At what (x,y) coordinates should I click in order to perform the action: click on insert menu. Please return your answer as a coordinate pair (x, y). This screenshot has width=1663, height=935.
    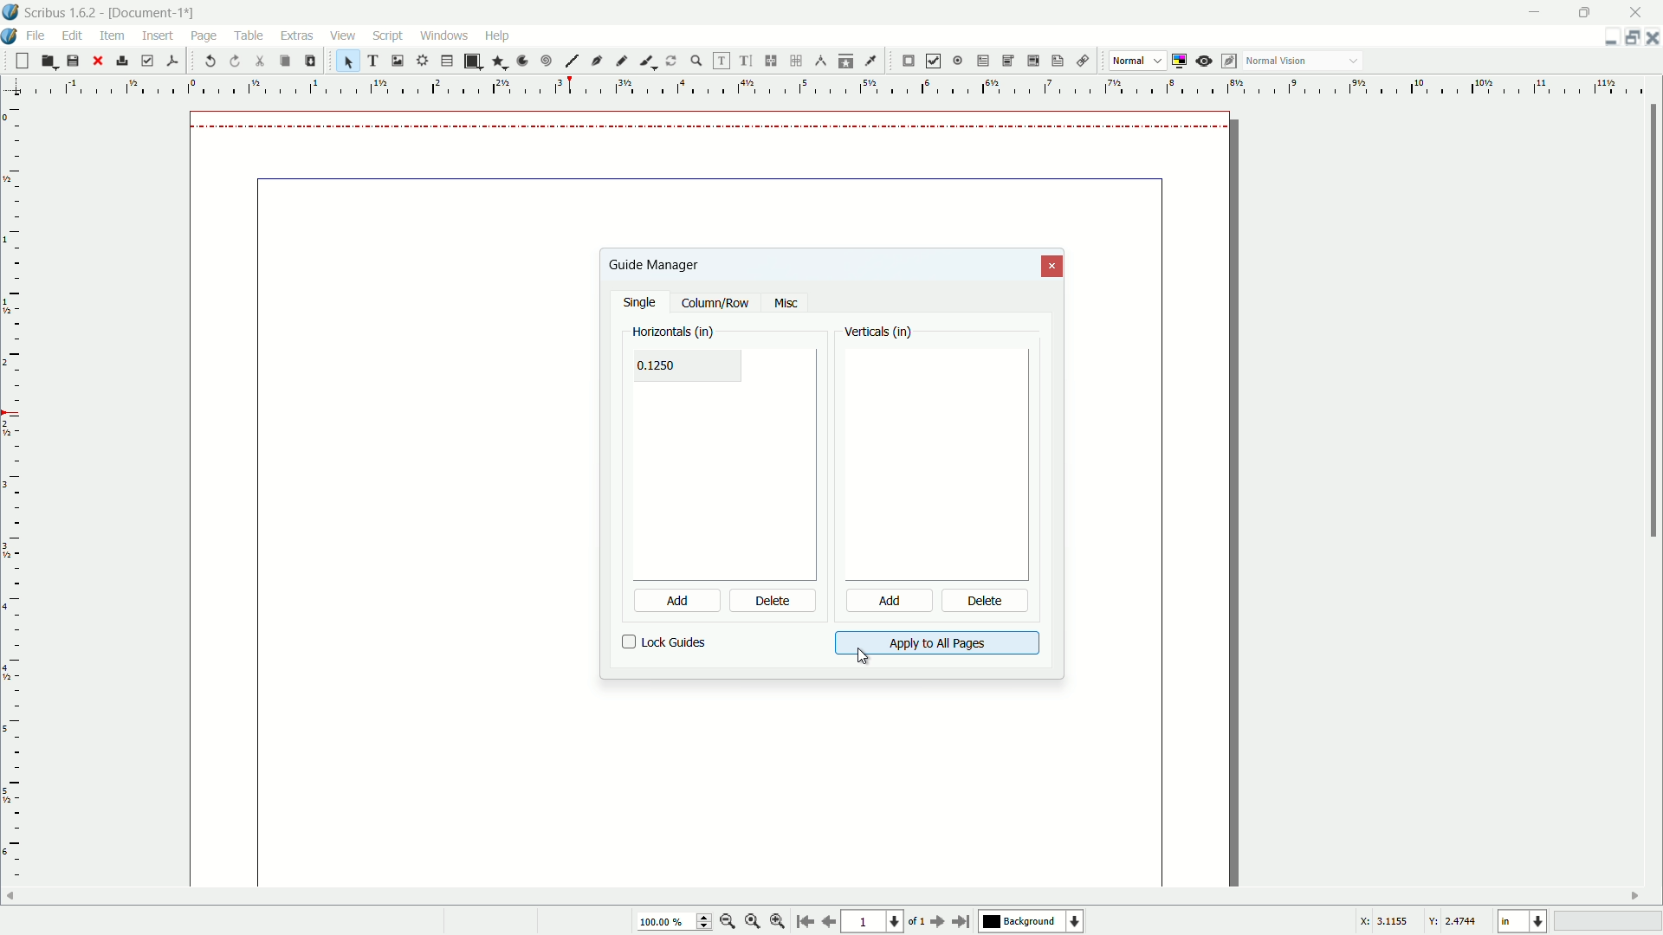
    Looking at the image, I should click on (159, 35).